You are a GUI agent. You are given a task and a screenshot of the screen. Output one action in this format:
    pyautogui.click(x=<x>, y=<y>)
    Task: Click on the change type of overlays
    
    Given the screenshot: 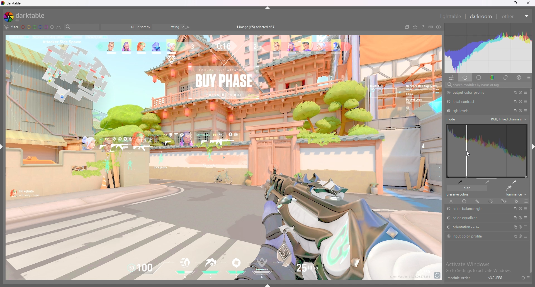 What is the action you would take?
    pyautogui.click(x=415, y=27)
    